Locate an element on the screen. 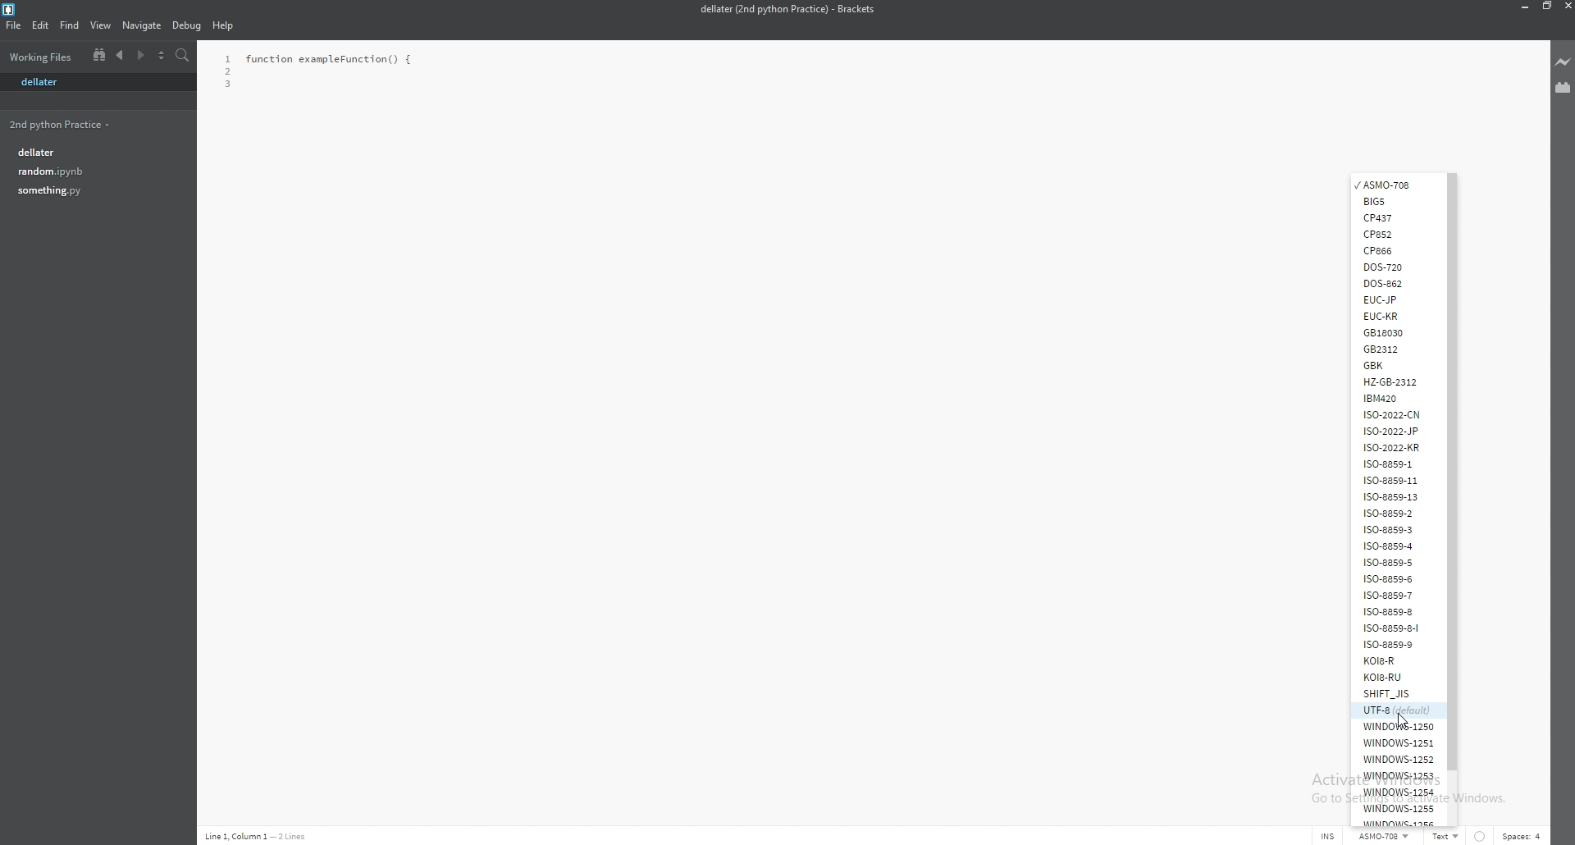  iso-8859-9 is located at coordinates (1398, 644).